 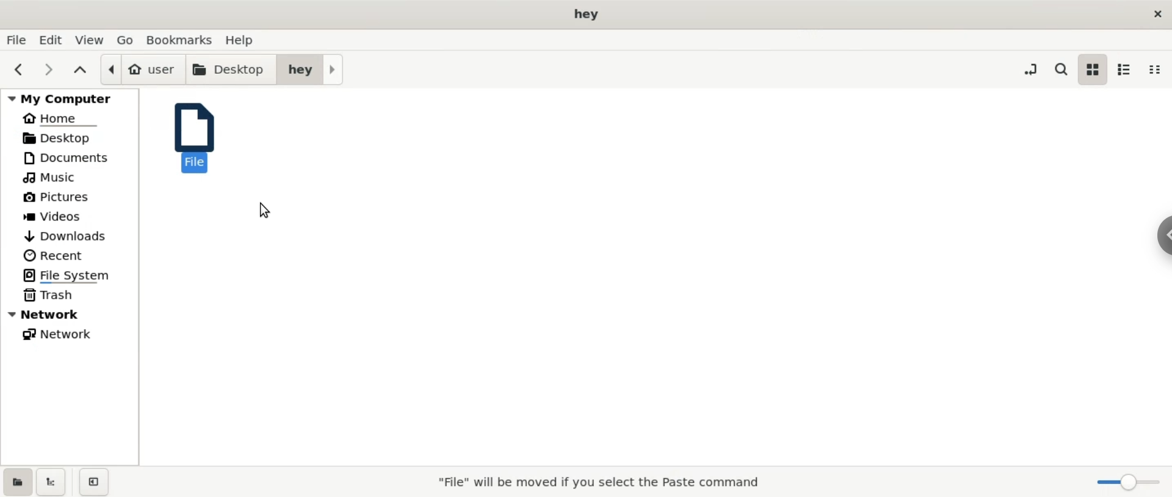 What do you see at coordinates (17, 481) in the screenshot?
I see `show places` at bounding box center [17, 481].